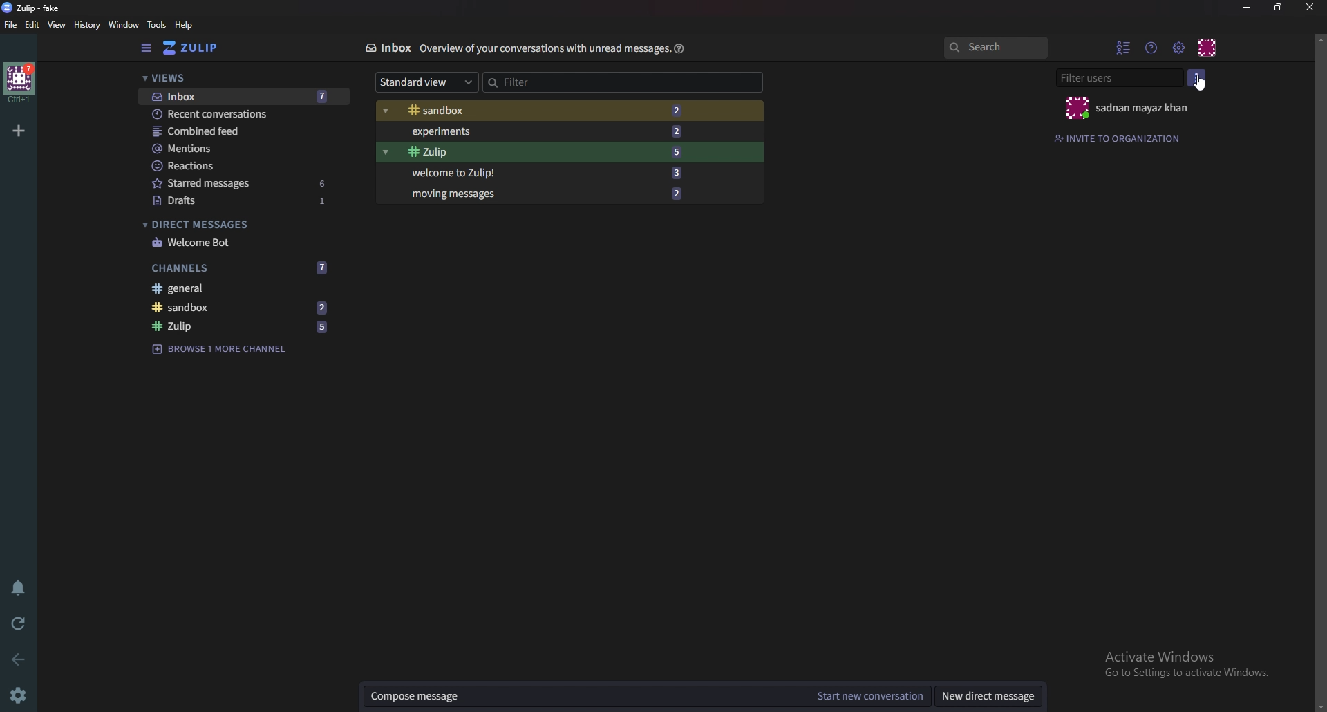 The width and height of the screenshot is (1327, 712). Describe the element at coordinates (186, 25) in the screenshot. I see `help` at that location.